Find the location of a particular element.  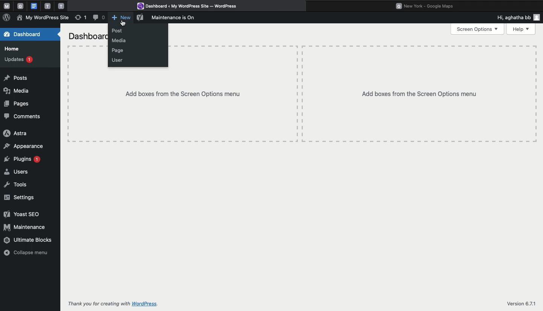

google doc is located at coordinates (34, 6).